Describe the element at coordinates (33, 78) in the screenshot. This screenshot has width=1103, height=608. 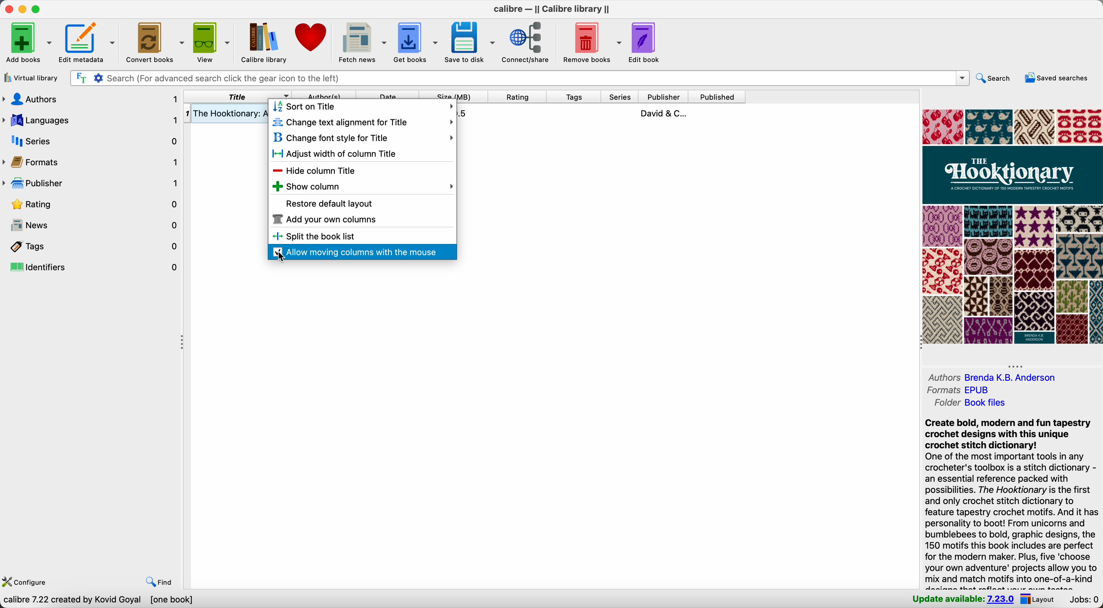
I see `virtual library` at that location.